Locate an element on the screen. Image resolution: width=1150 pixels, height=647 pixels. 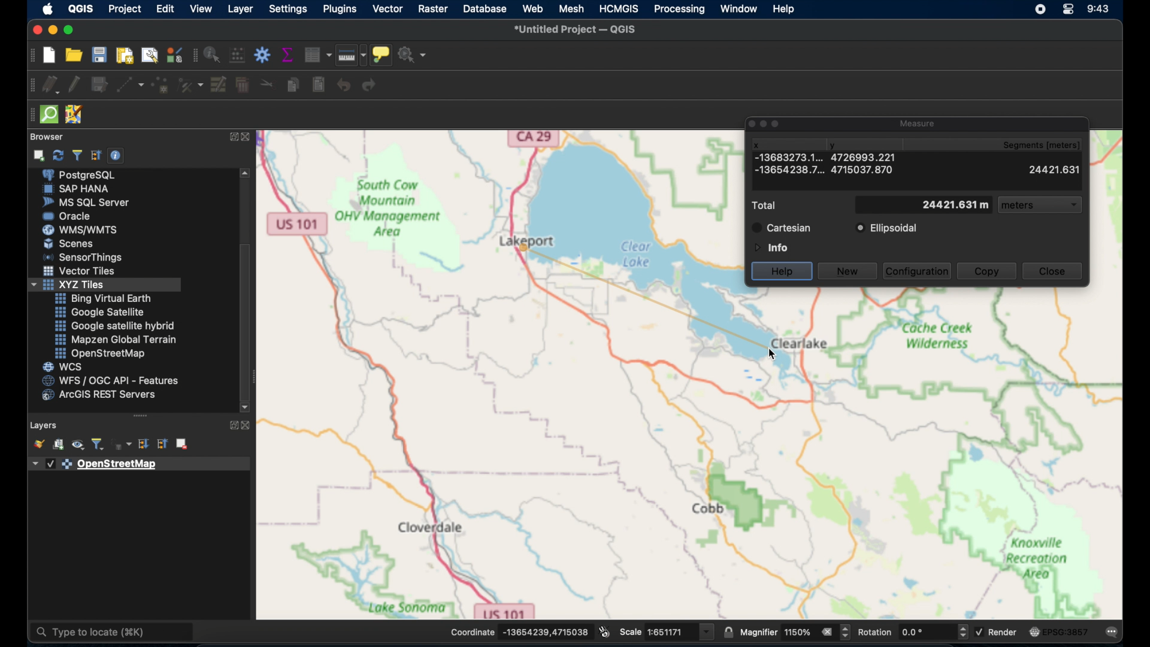
enable/disable properties widget is located at coordinates (116, 156).